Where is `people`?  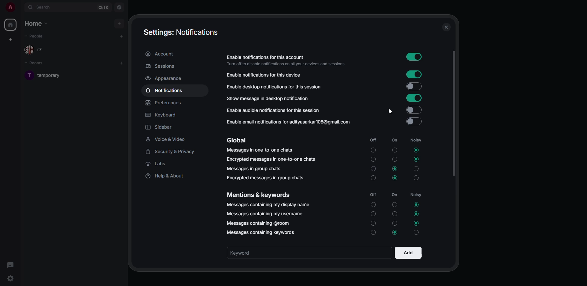 people is located at coordinates (35, 36).